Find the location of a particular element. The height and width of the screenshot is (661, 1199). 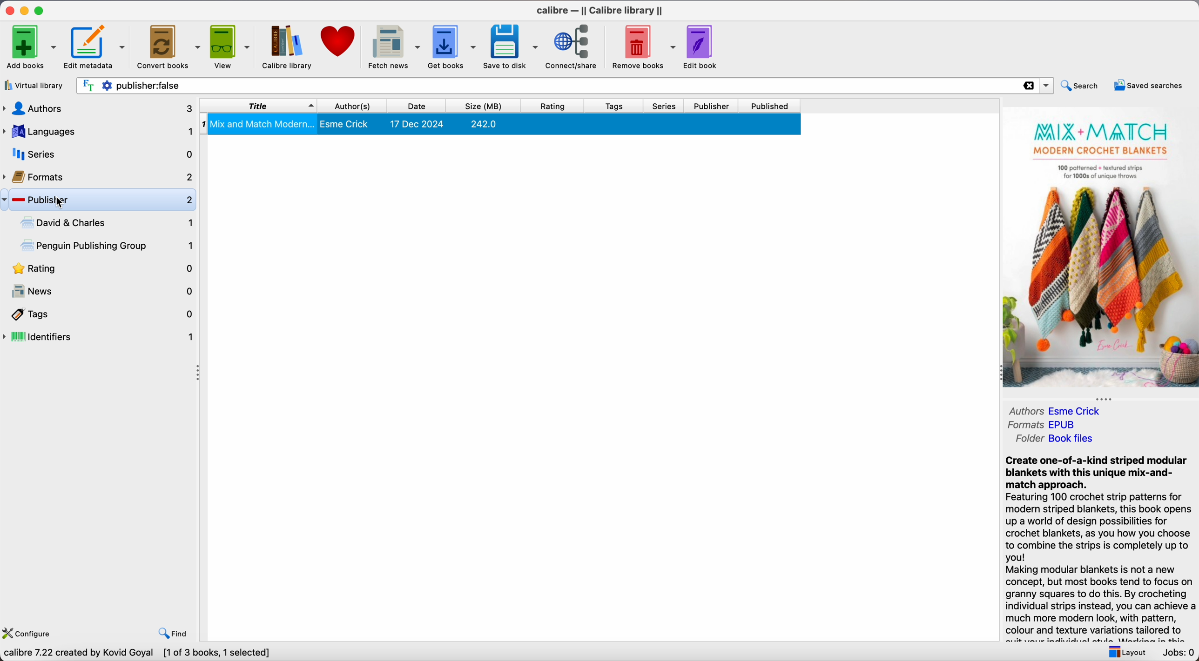

search bar is located at coordinates (564, 86).